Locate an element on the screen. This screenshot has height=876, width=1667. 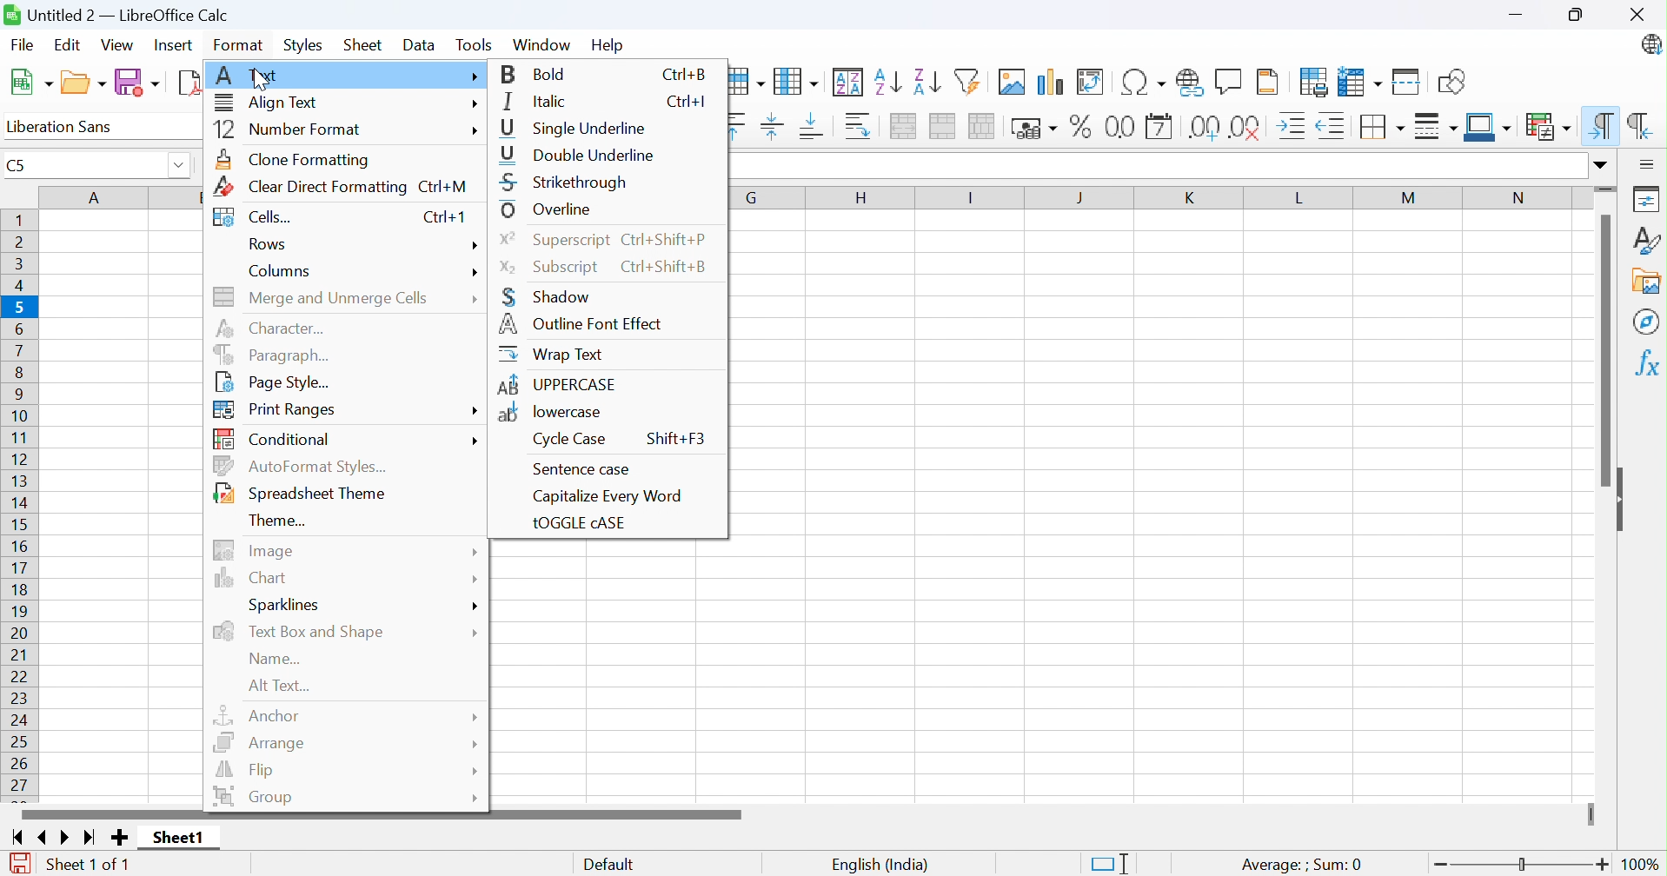
Character is located at coordinates (271, 329).